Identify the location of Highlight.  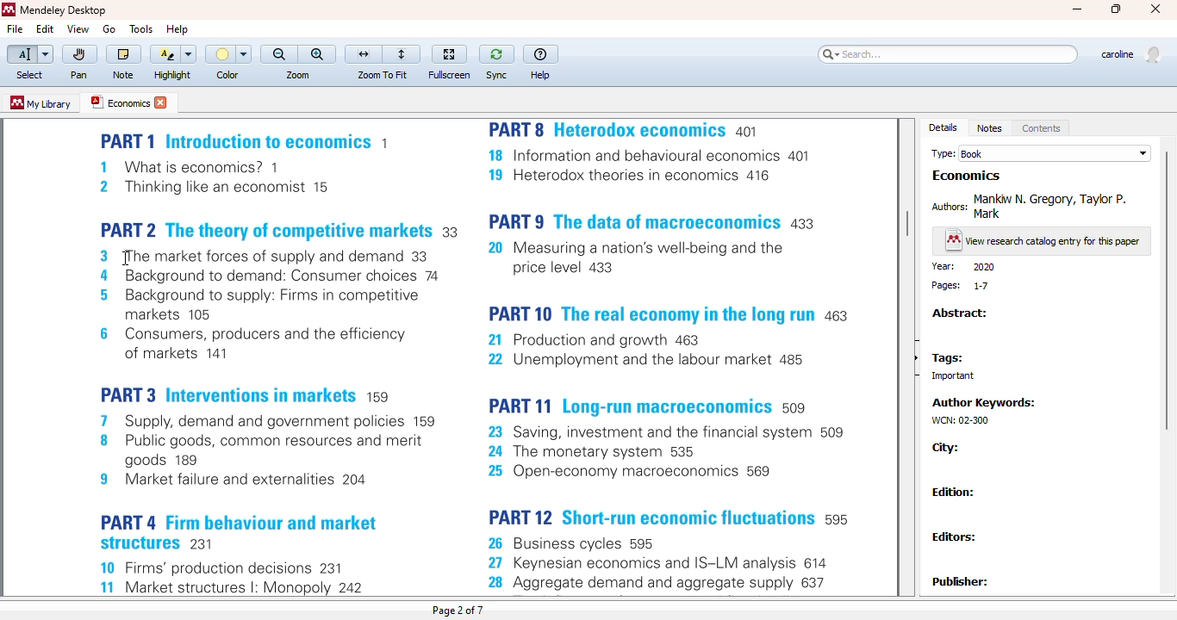
(172, 76).